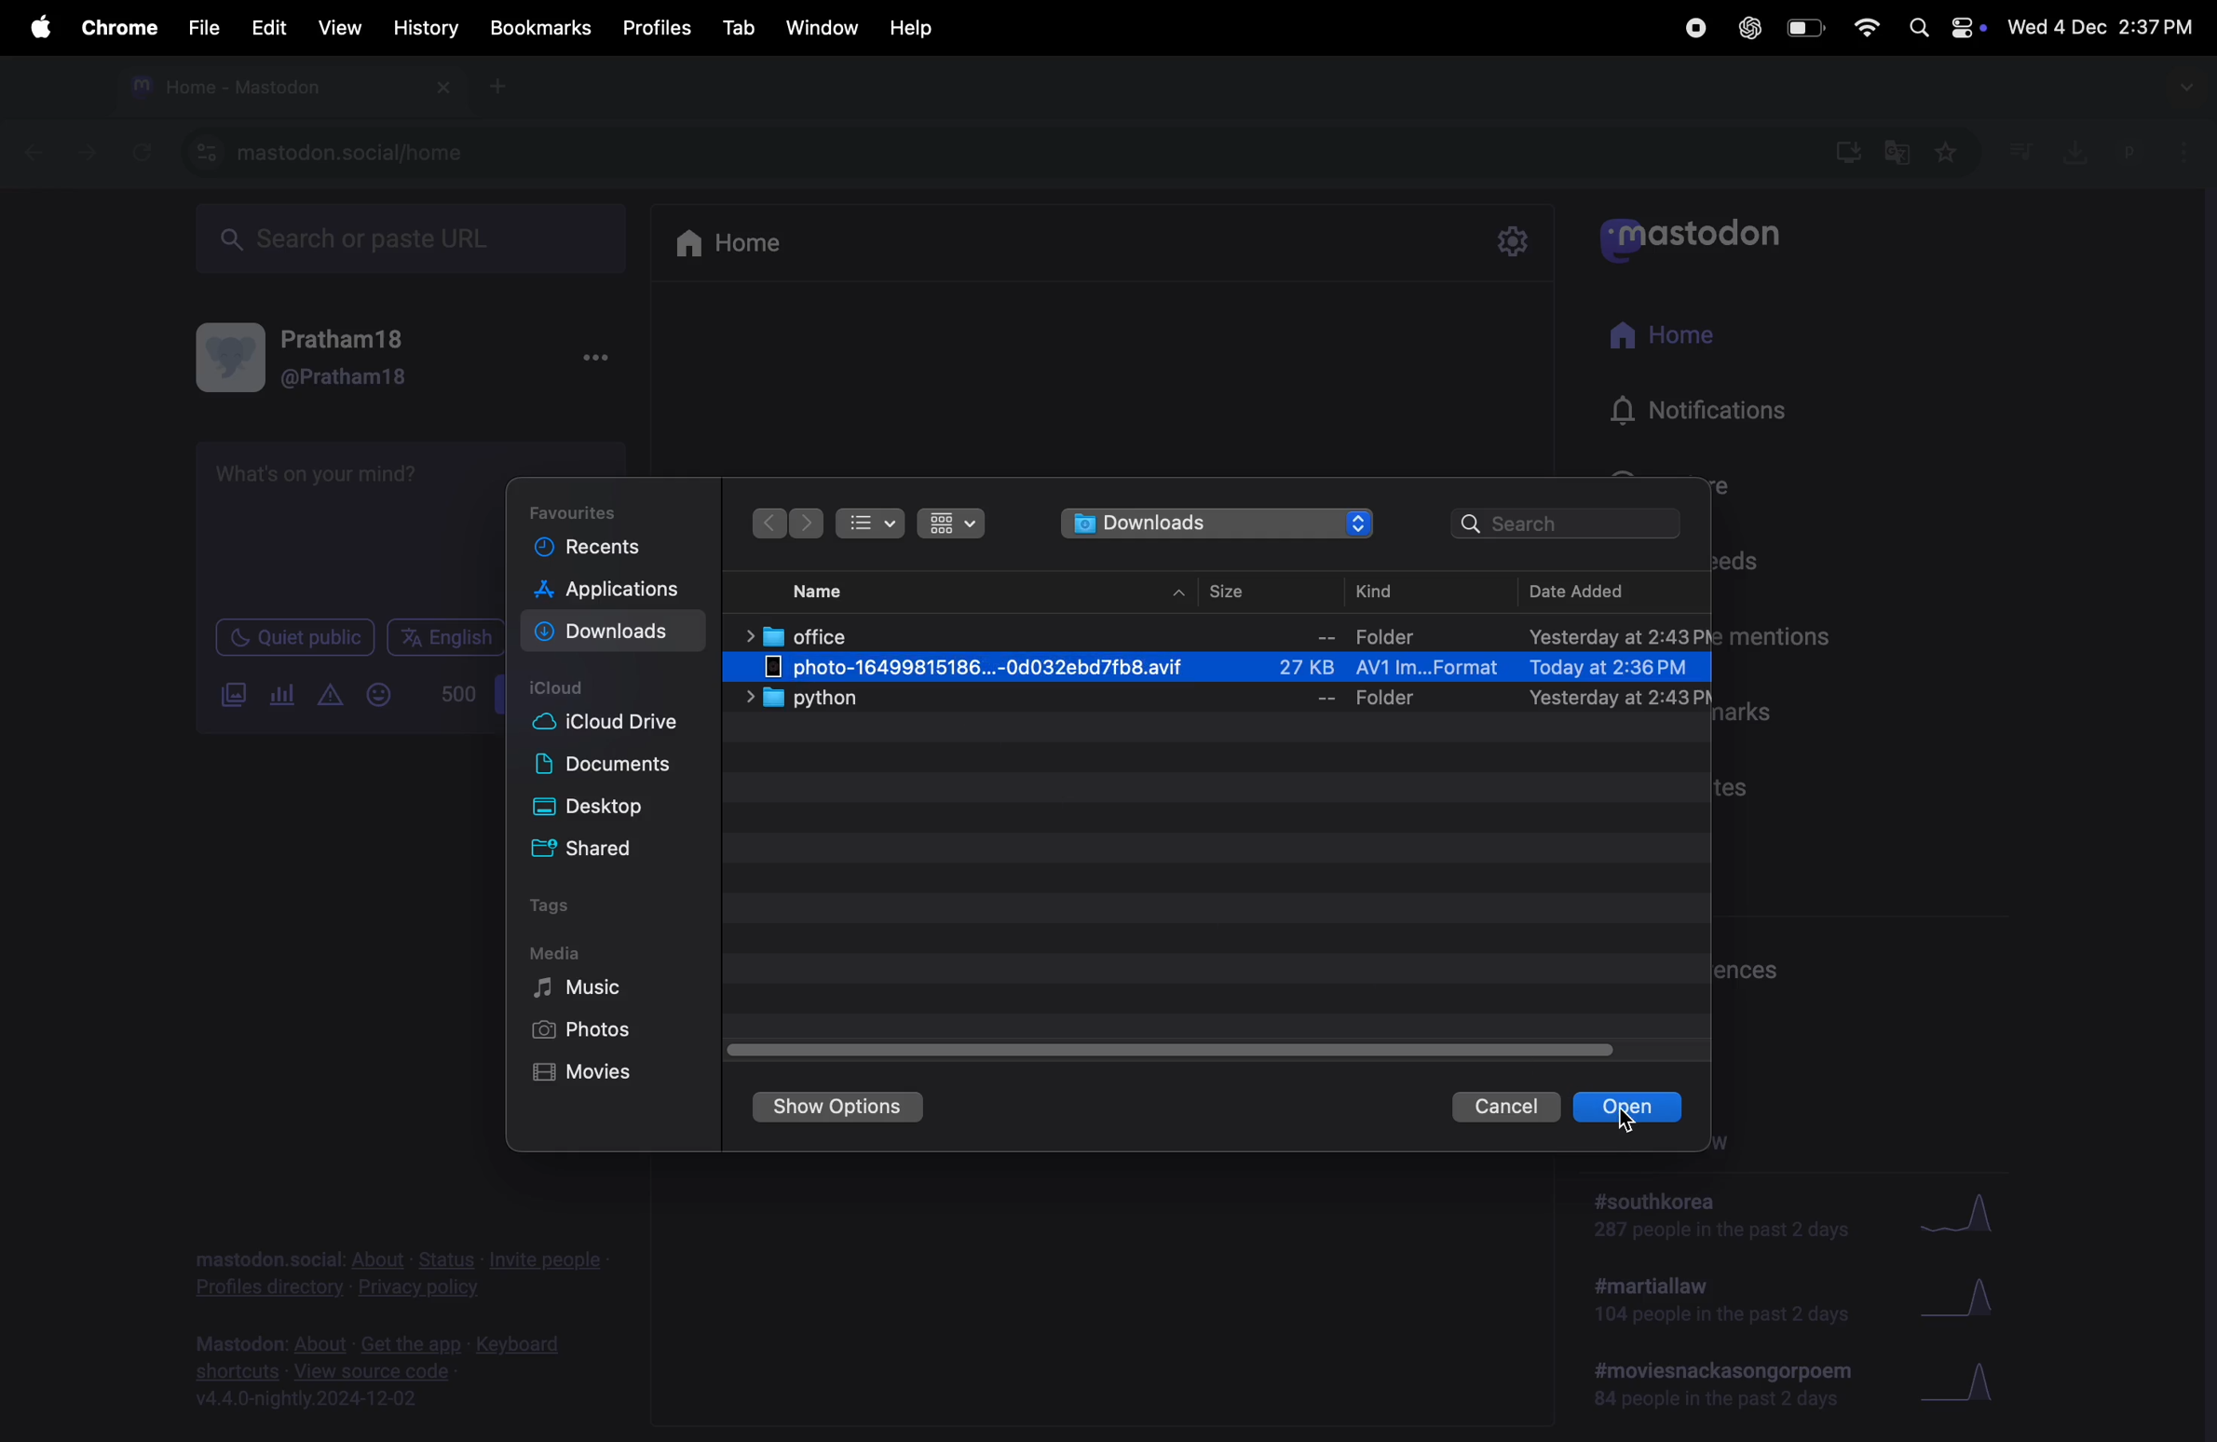 The height and width of the screenshot is (1442, 2217). What do you see at coordinates (584, 987) in the screenshot?
I see `music` at bounding box center [584, 987].